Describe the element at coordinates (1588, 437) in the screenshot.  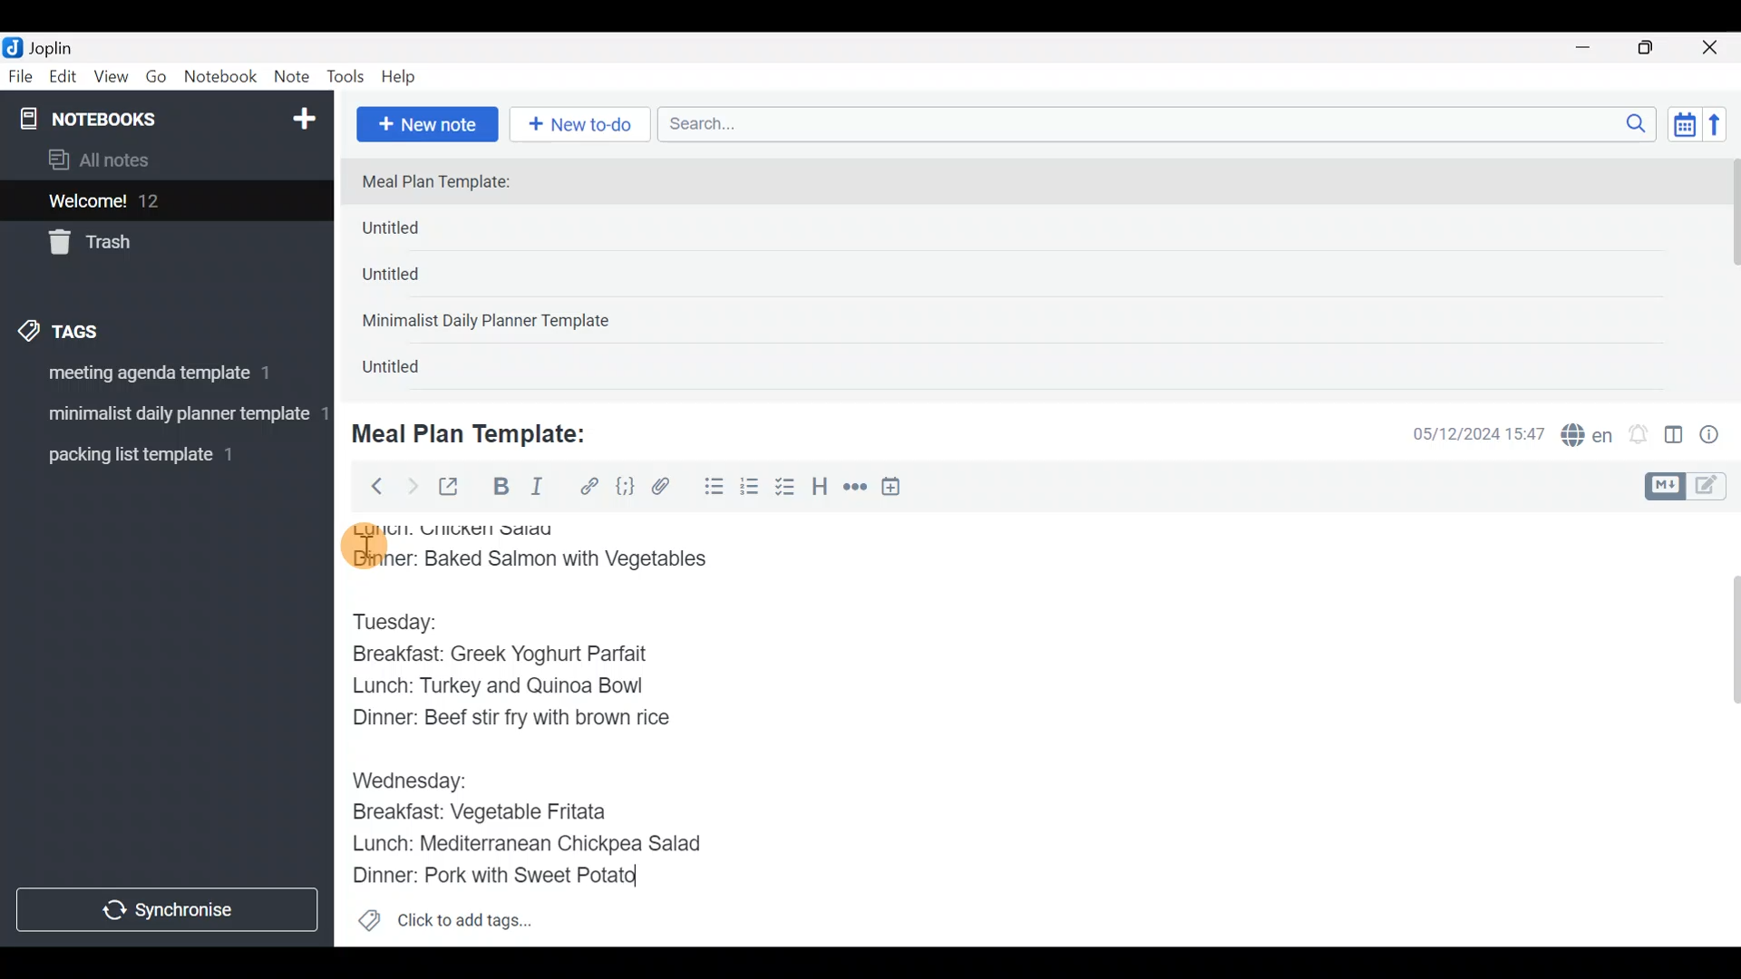
I see `Spelling` at that location.